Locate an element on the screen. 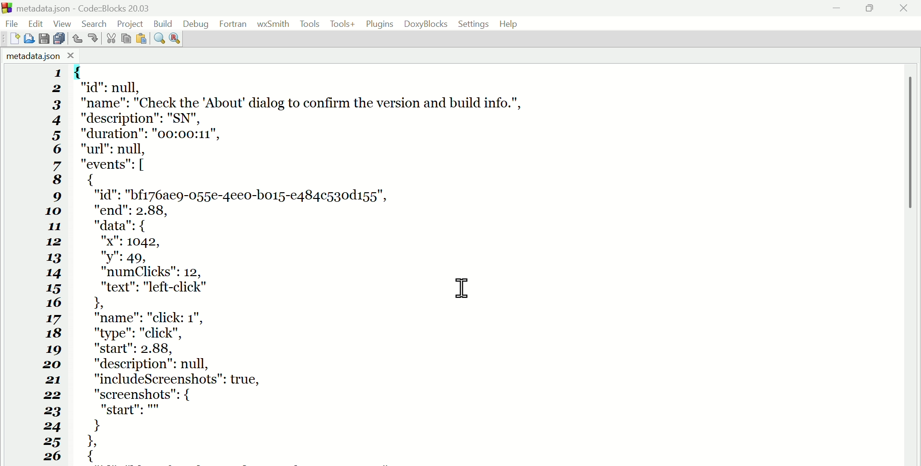 This screenshot has width=921, height=466. Metadata.Json code blocks 20.03 is located at coordinates (81, 8).